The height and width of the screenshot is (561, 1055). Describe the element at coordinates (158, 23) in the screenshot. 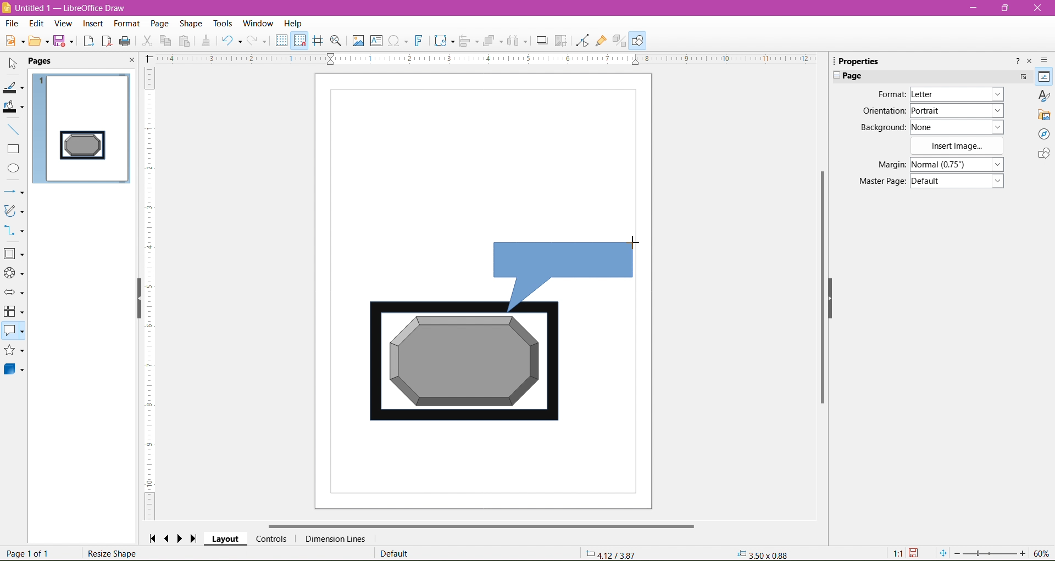

I see `Page` at that location.